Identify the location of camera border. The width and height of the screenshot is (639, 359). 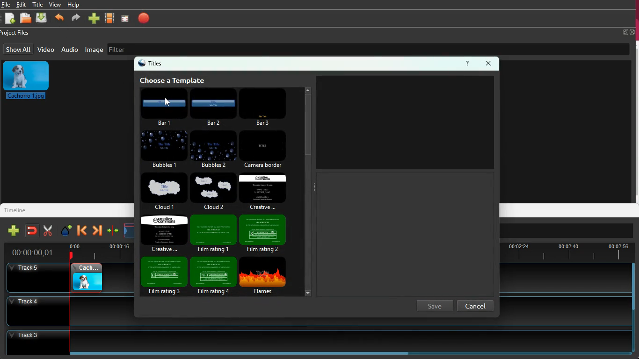
(262, 150).